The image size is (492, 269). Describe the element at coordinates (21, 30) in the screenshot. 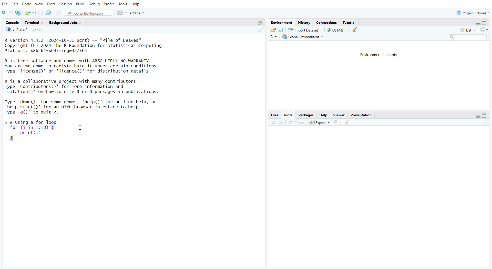

I see `R 4.4.2` at that location.